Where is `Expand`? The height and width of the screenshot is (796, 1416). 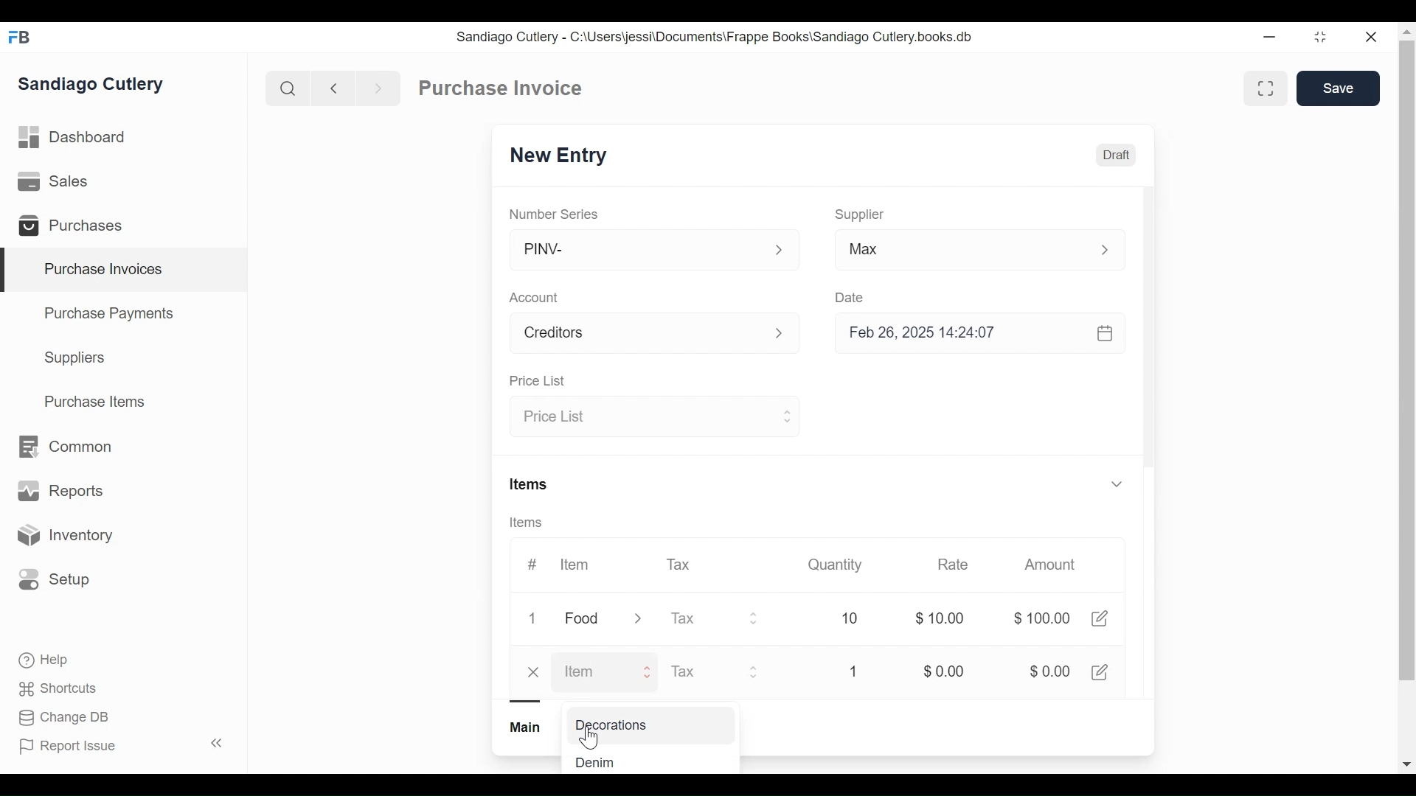
Expand is located at coordinates (780, 251).